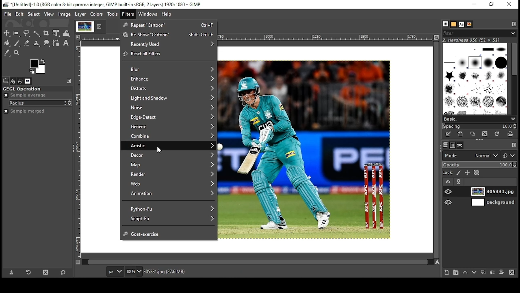  What do you see at coordinates (485, 133) in the screenshot?
I see `delete this brush` at bounding box center [485, 133].